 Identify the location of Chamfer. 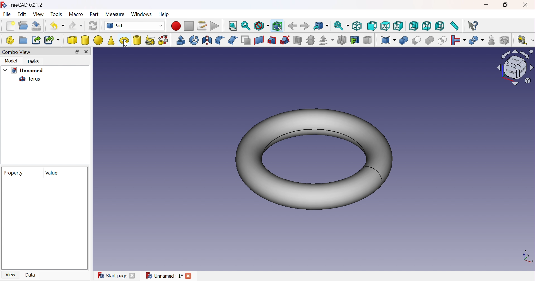
(232, 40).